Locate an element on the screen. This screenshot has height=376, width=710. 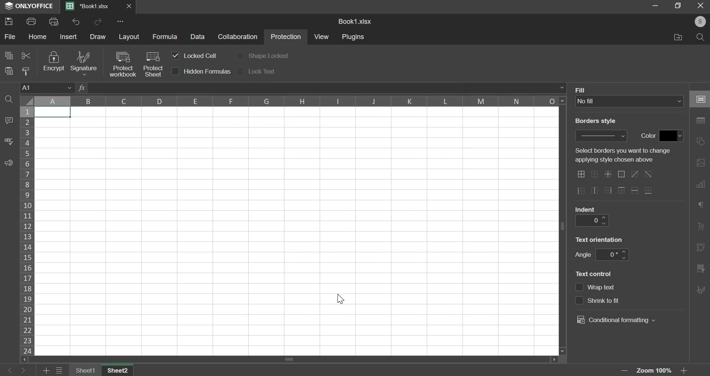
data is located at coordinates (199, 37).